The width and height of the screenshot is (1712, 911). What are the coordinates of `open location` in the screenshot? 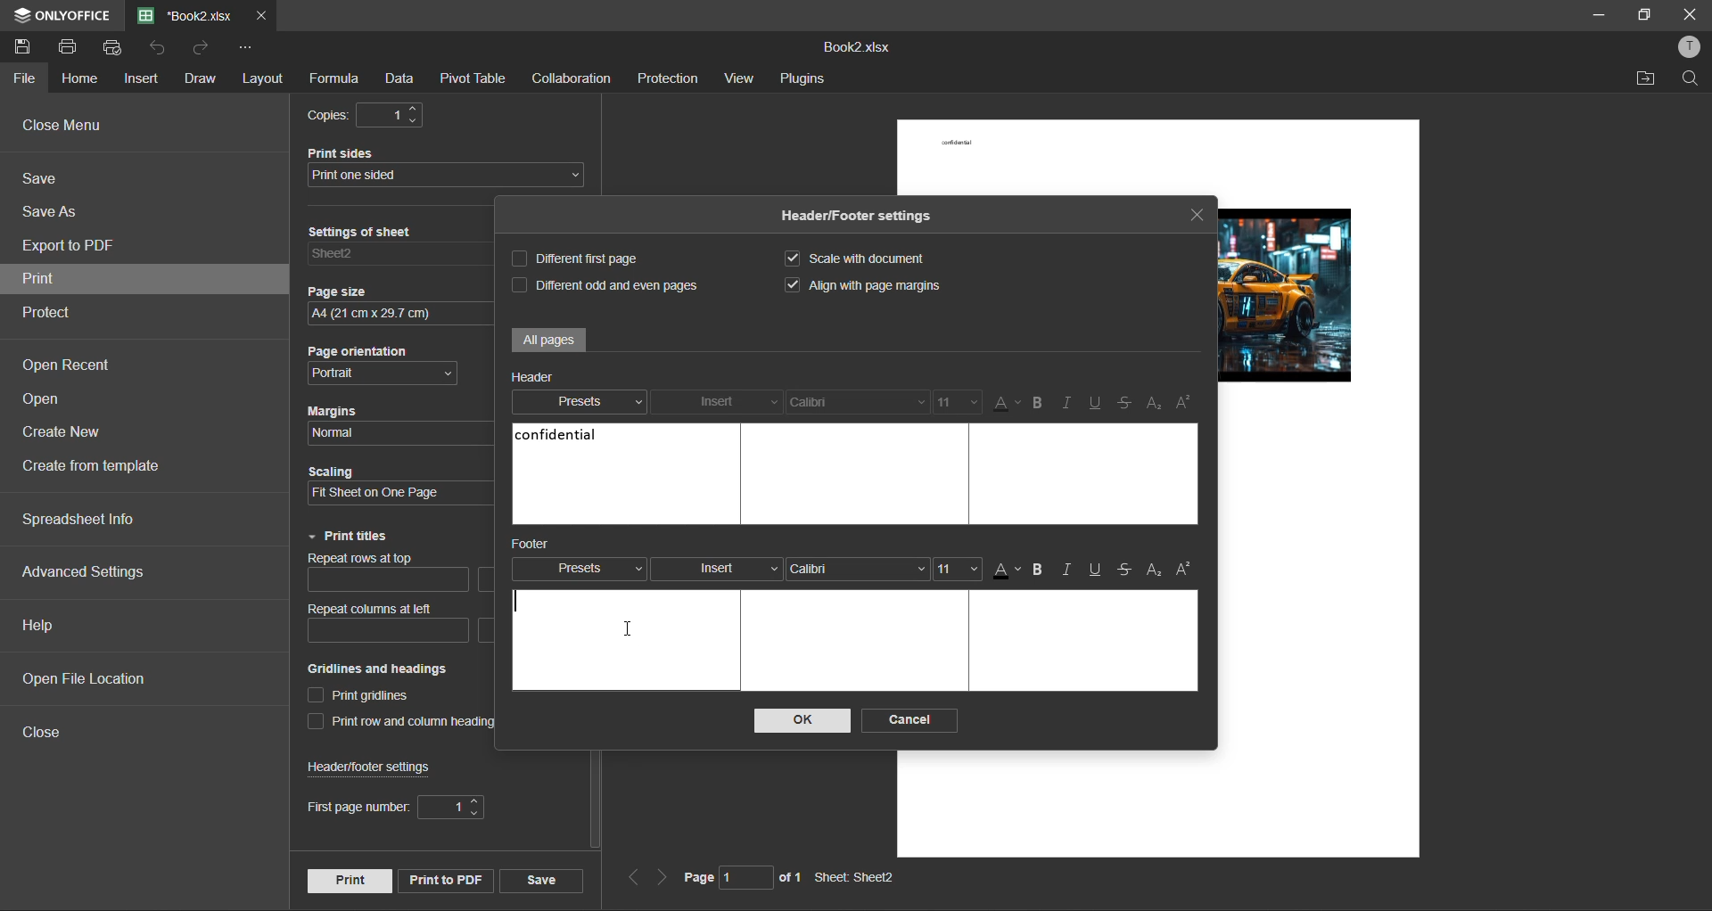 It's located at (1642, 78).